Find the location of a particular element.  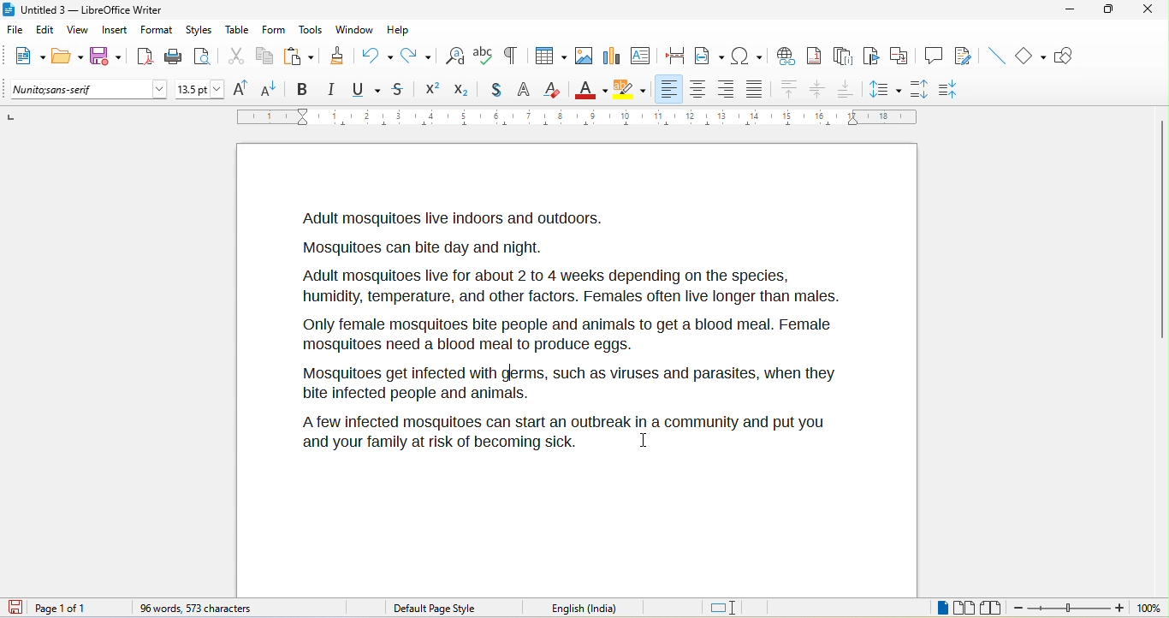

align center is located at coordinates (697, 90).